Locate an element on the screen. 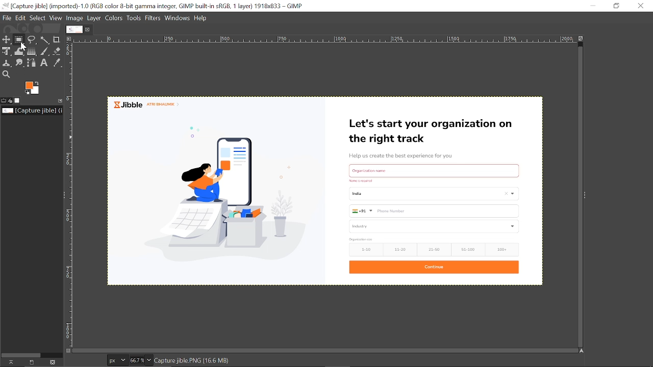 Image resolution: width=653 pixels, height=367 pixels. Fuzzy select tool is located at coordinates (46, 40).